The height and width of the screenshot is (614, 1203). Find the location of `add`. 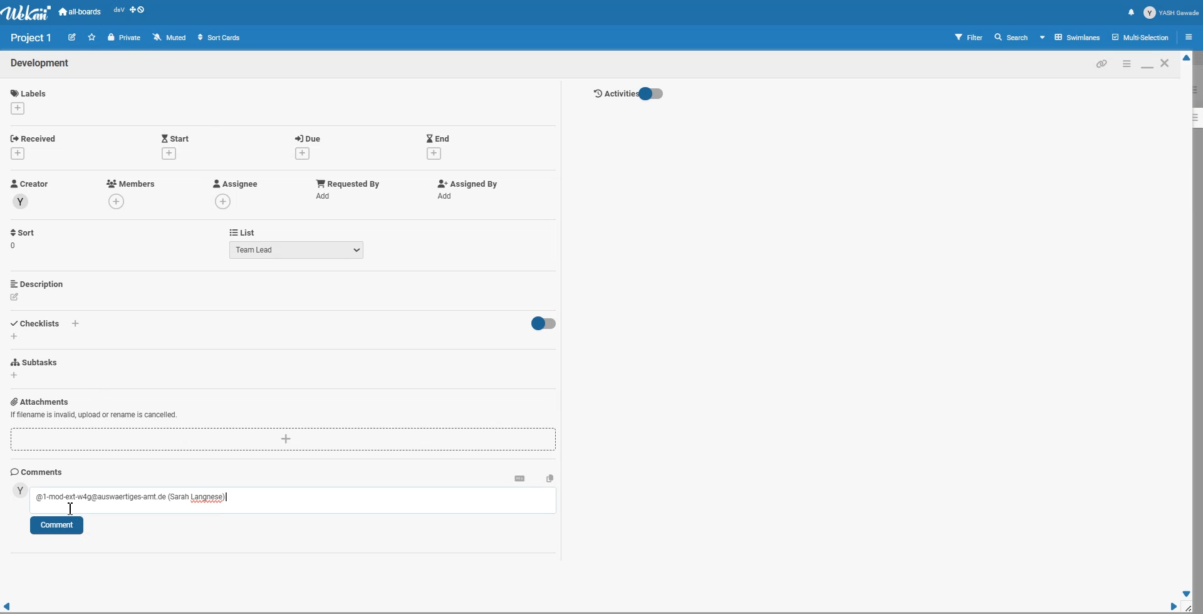

add is located at coordinates (300, 153).